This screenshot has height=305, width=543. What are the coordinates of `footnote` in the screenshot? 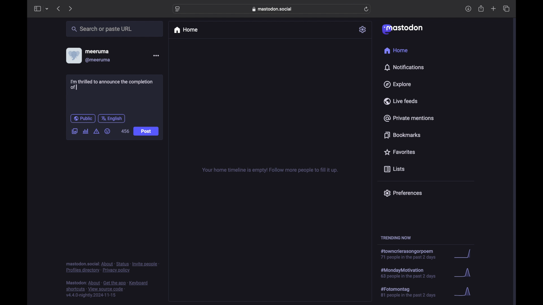 It's located at (112, 267).